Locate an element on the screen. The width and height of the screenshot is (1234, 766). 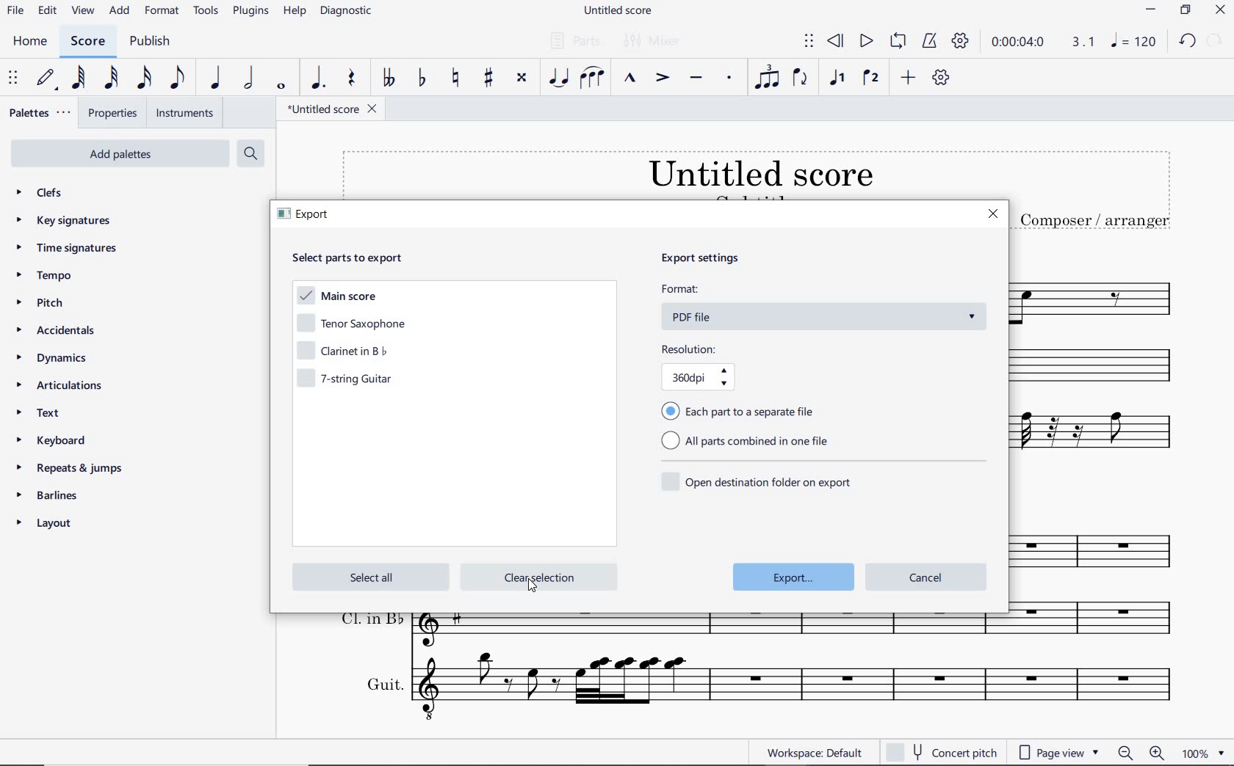
WORKSPACE: DEFAULT is located at coordinates (798, 752).